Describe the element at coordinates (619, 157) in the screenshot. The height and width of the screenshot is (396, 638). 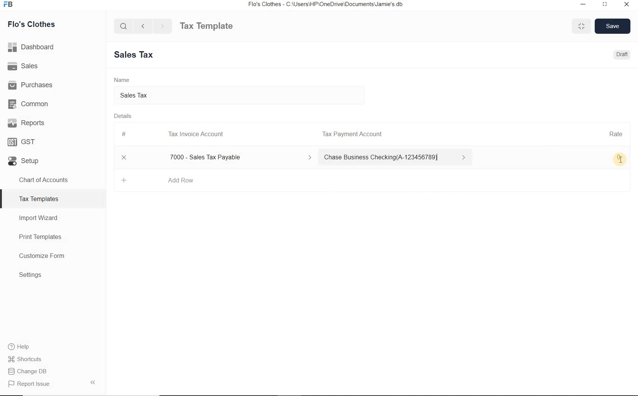
I see `0` at that location.